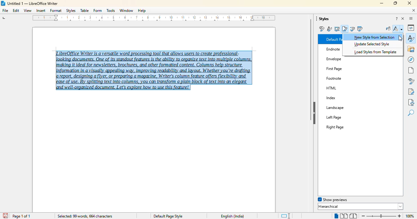 The height and width of the screenshot is (219, 417). I want to click on paragraph styles, so click(321, 29).